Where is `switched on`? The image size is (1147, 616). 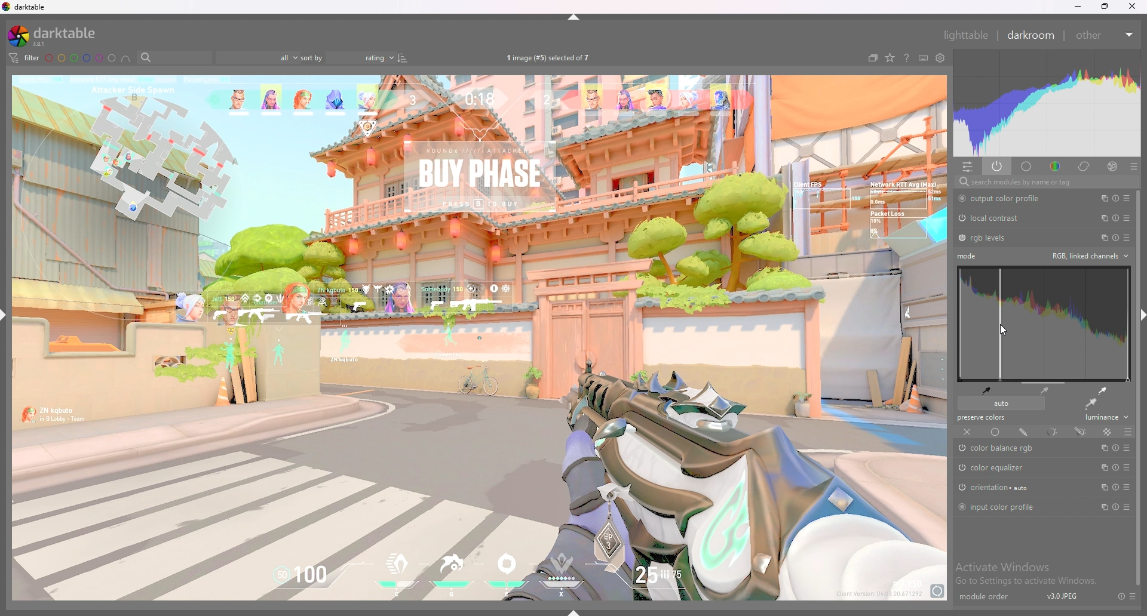 switched on is located at coordinates (961, 199).